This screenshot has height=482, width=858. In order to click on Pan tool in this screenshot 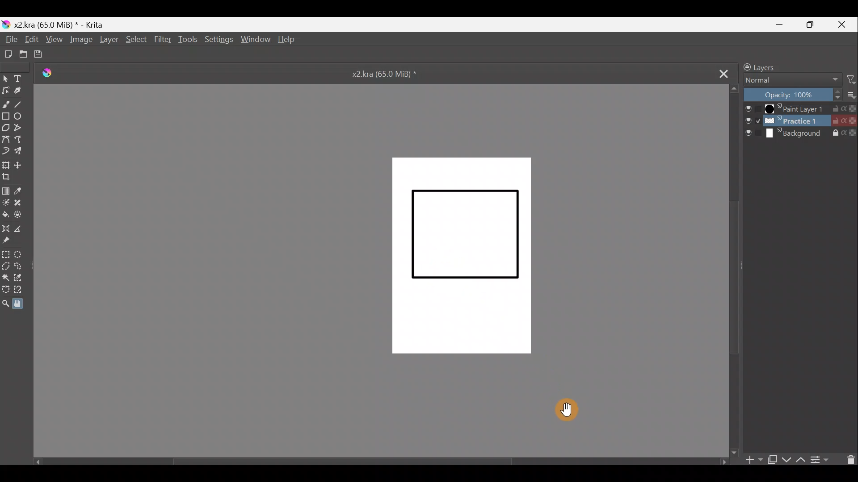, I will do `click(23, 303)`.